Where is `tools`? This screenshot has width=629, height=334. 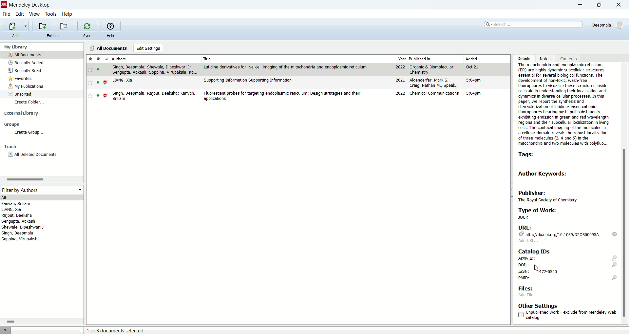
tools is located at coordinates (51, 15).